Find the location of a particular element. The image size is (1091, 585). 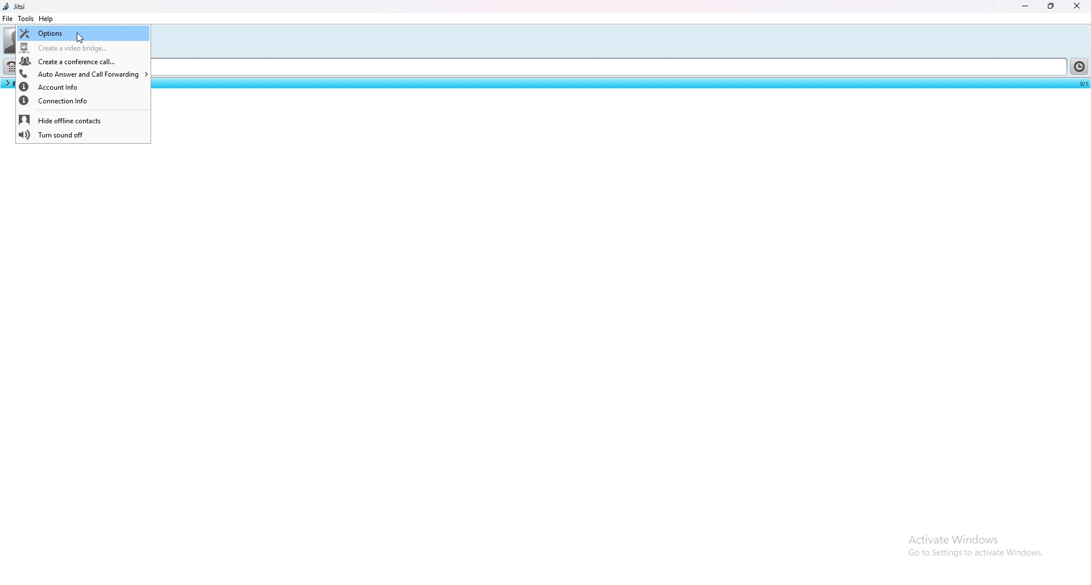

help is located at coordinates (47, 19).